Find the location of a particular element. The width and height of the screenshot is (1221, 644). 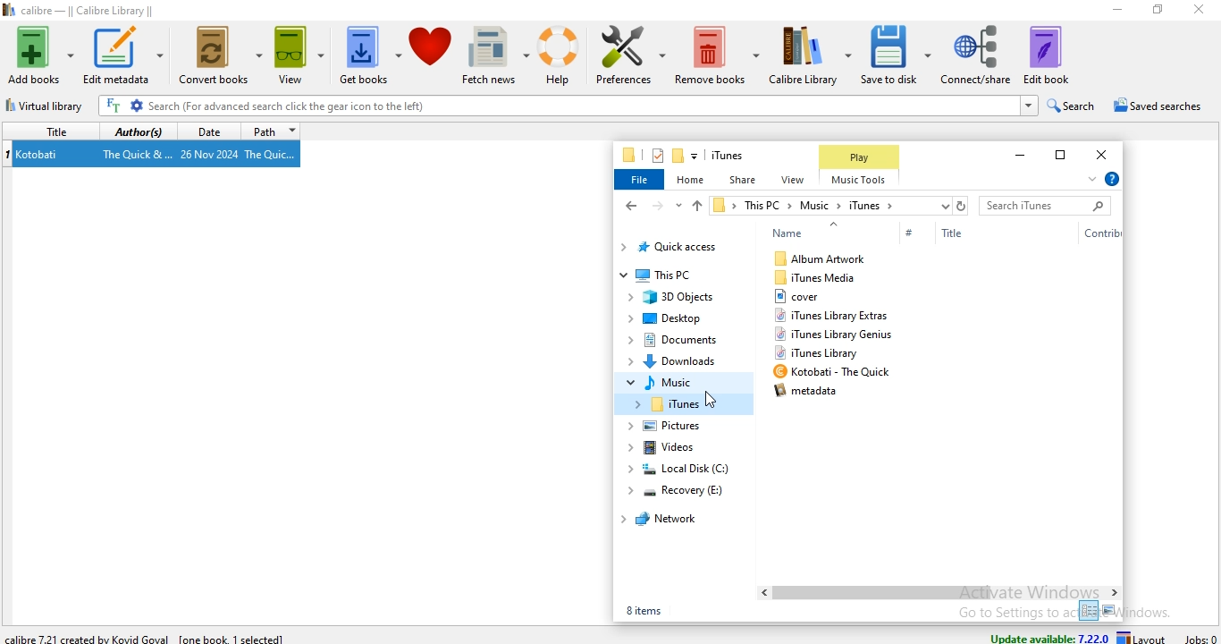

layout is located at coordinates (1145, 637).